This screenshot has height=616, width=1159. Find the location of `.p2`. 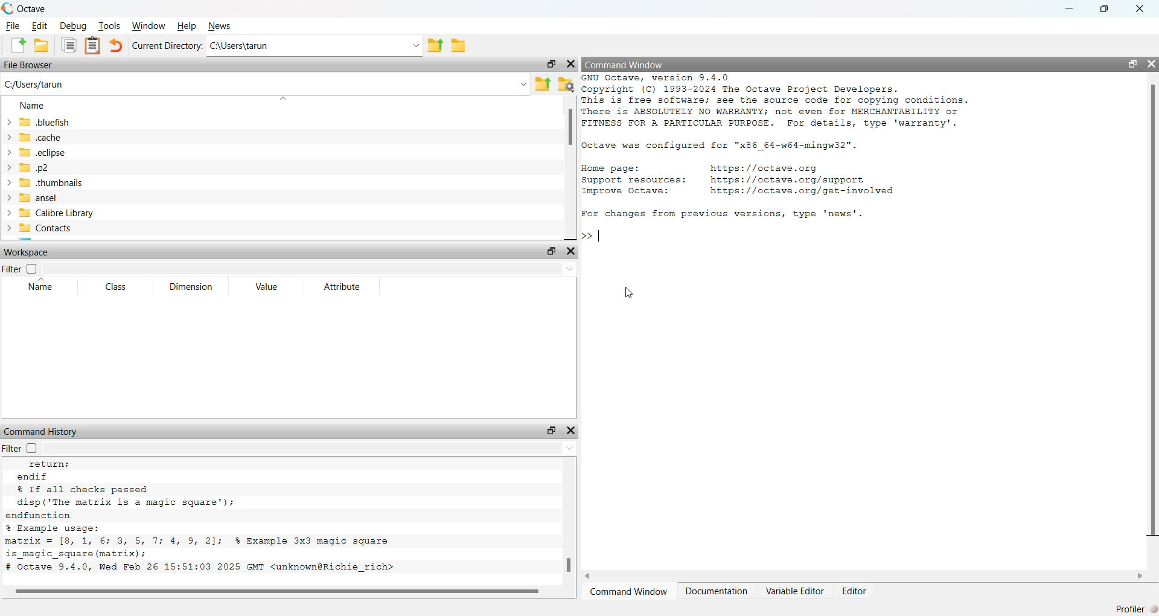

.p2 is located at coordinates (27, 168).